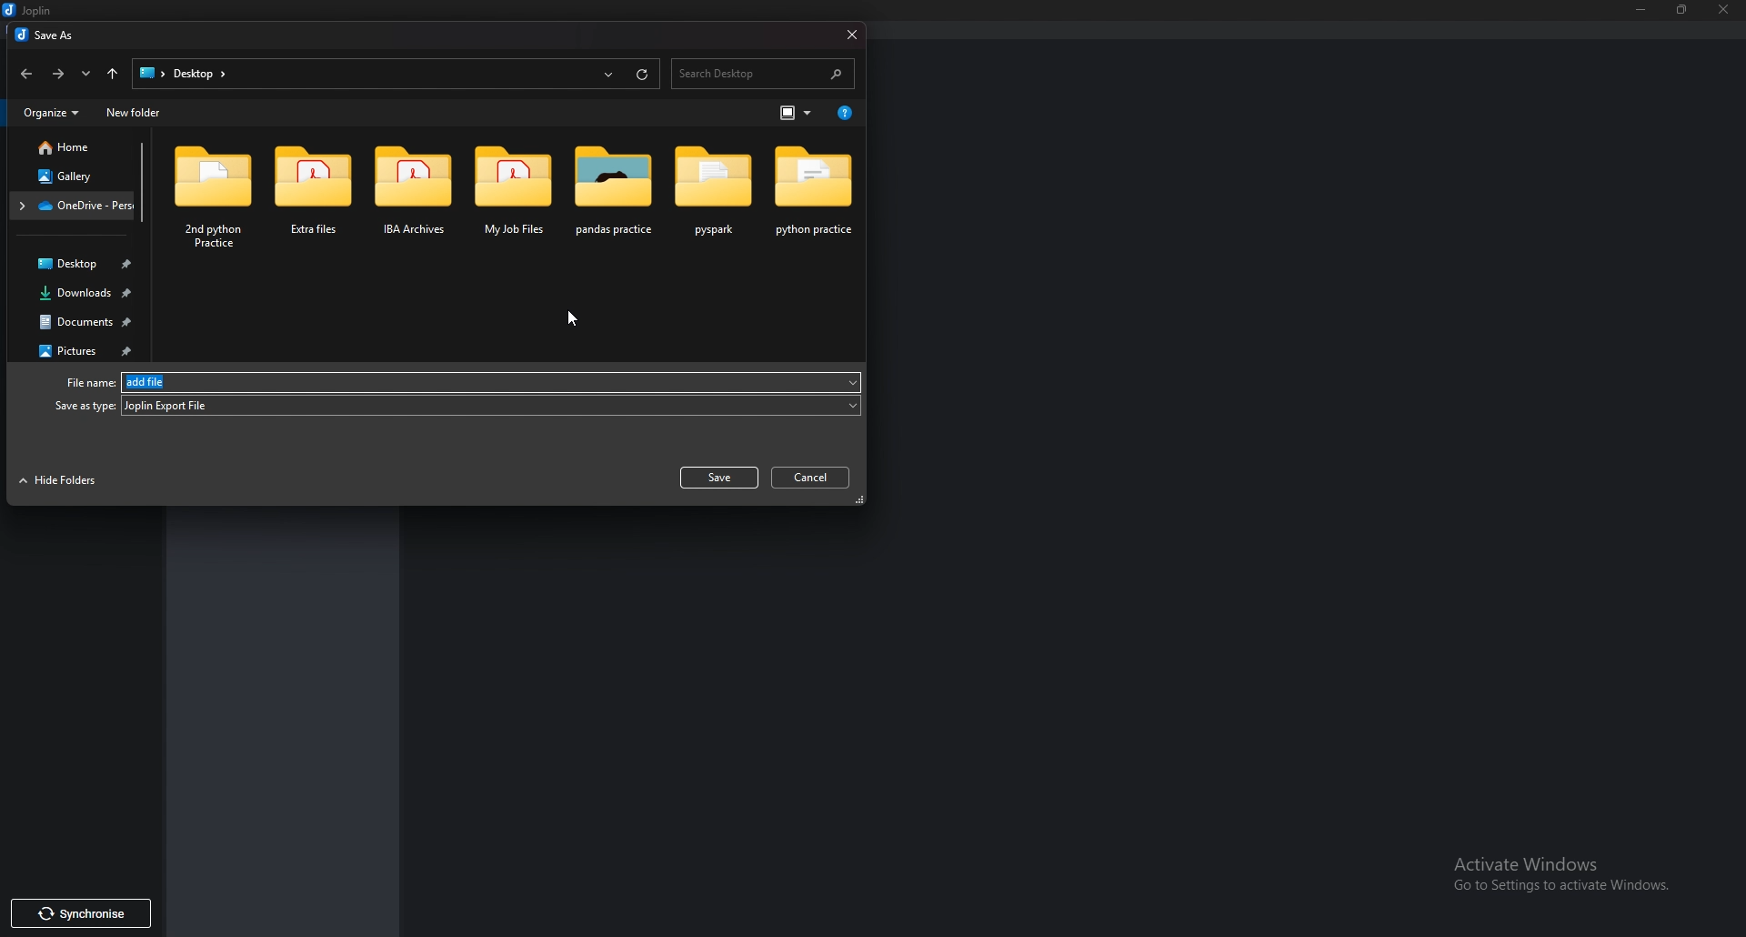  I want to click on folder, so click(416, 191).